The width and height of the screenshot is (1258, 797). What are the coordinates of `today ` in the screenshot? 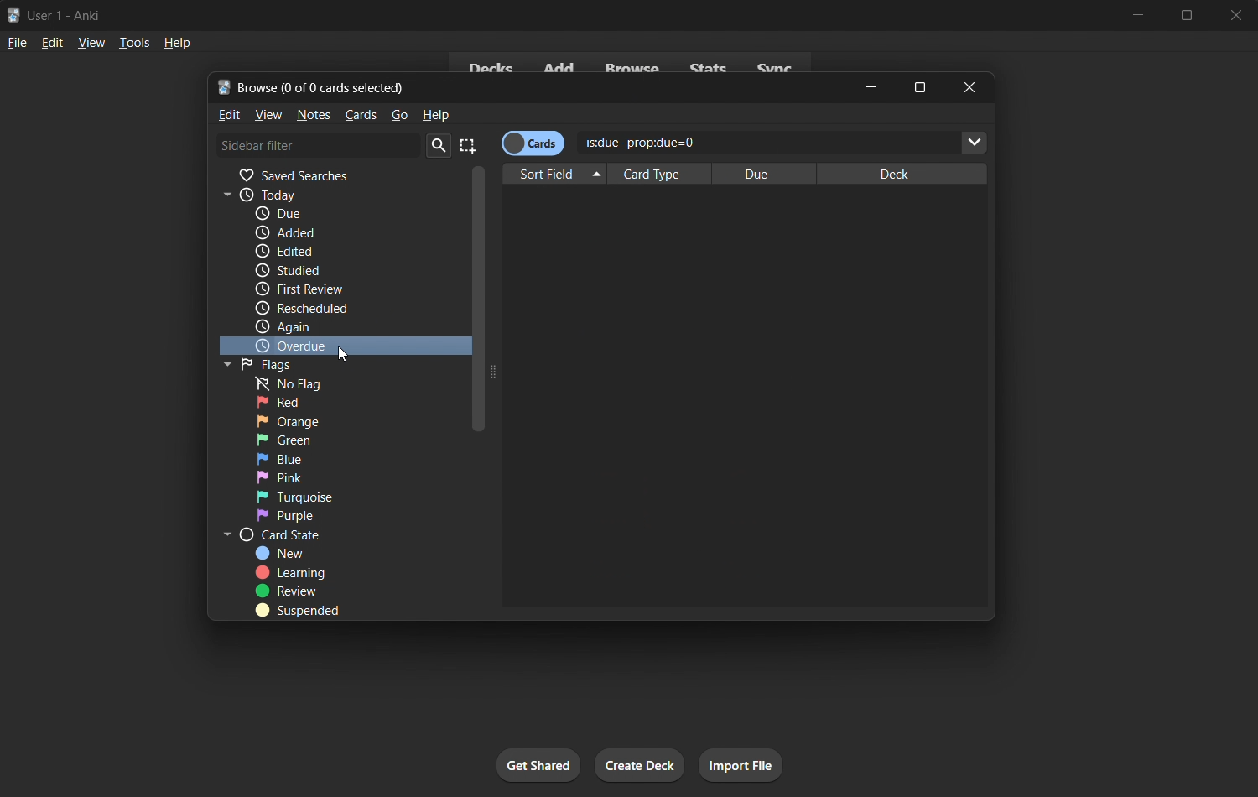 It's located at (336, 194).